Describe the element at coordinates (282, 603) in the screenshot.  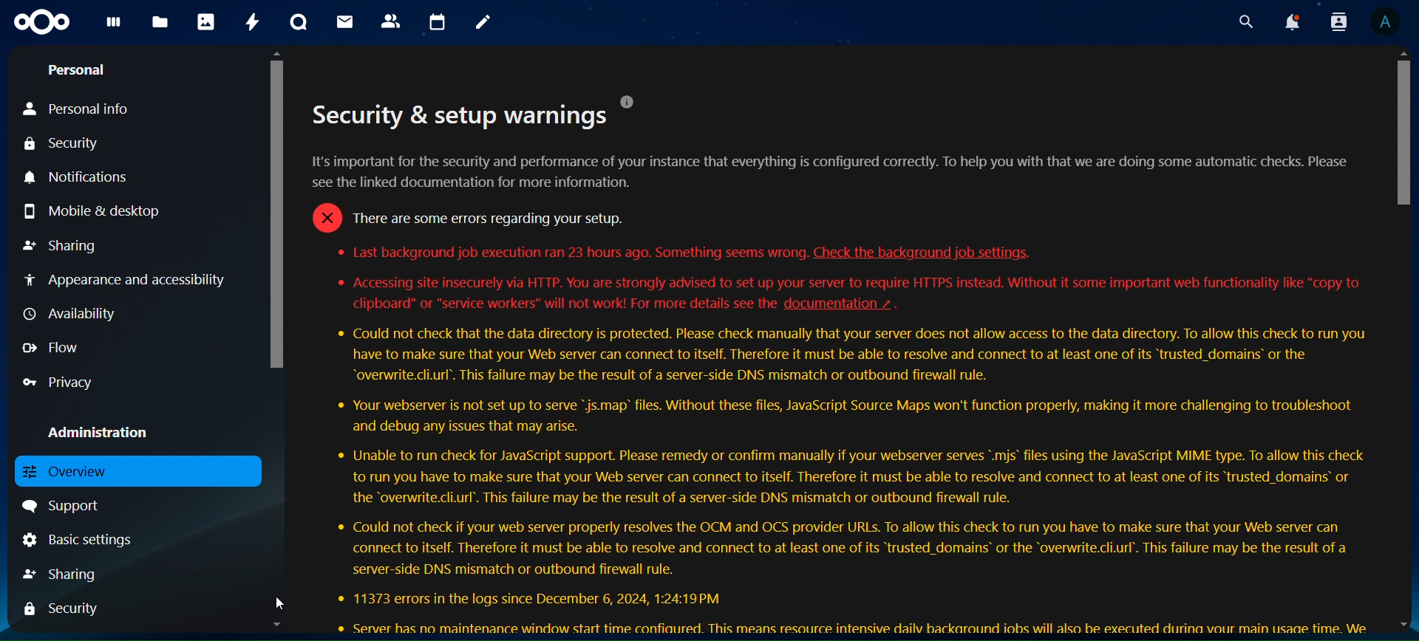
I see `Cursor` at that location.